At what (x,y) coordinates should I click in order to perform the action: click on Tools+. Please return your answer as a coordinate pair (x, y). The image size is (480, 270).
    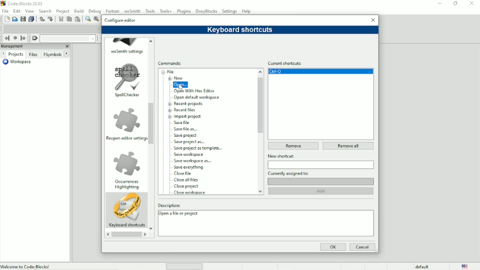
    Looking at the image, I should click on (166, 11).